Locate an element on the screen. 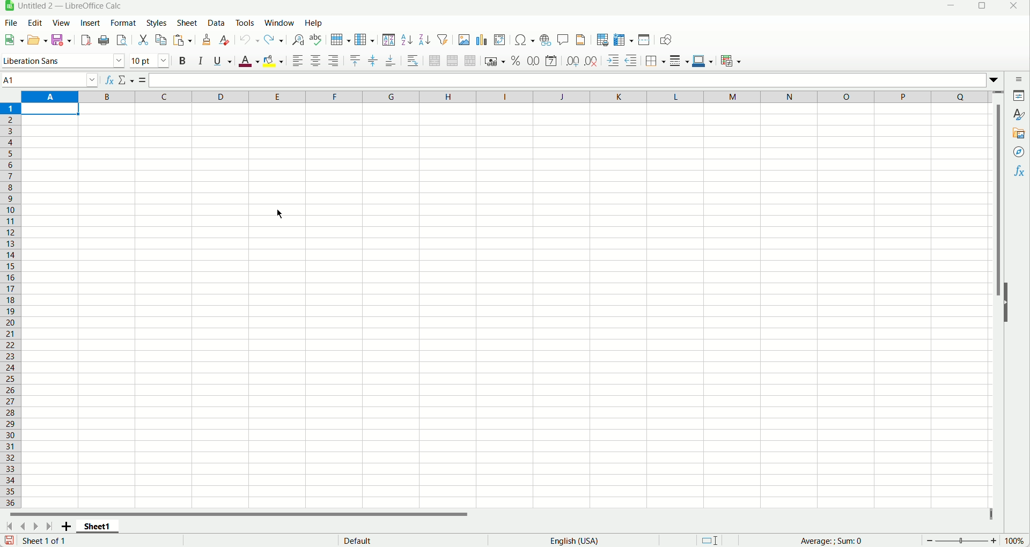  Untitled 2 — LibreOffice Calc is located at coordinates (70, 6).